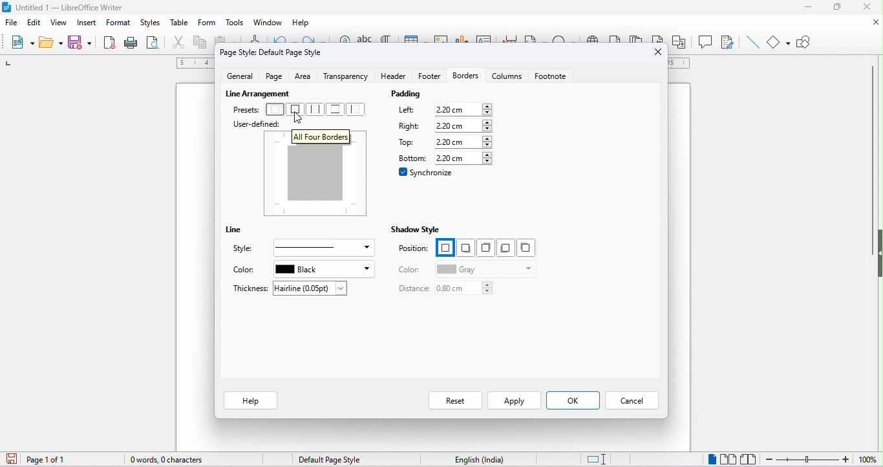  What do you see at coordinates (555, 78) in the screenshot?
I see `footnote` at bounding box center [555, 78].